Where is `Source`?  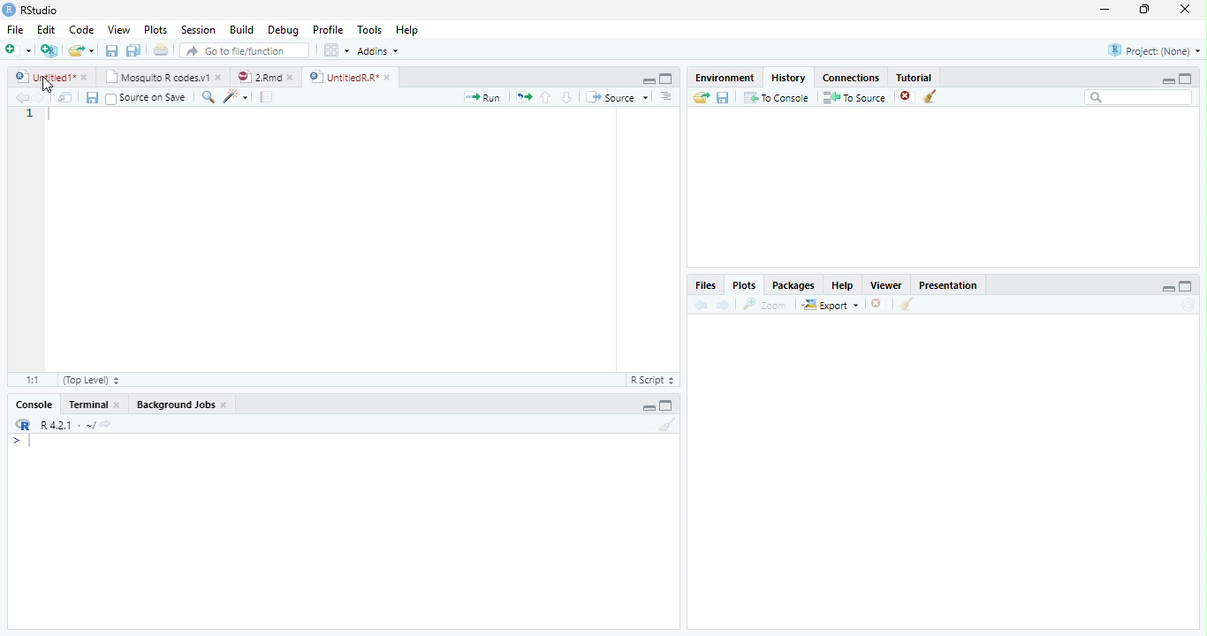
Source is located at coordinates (618, 98).